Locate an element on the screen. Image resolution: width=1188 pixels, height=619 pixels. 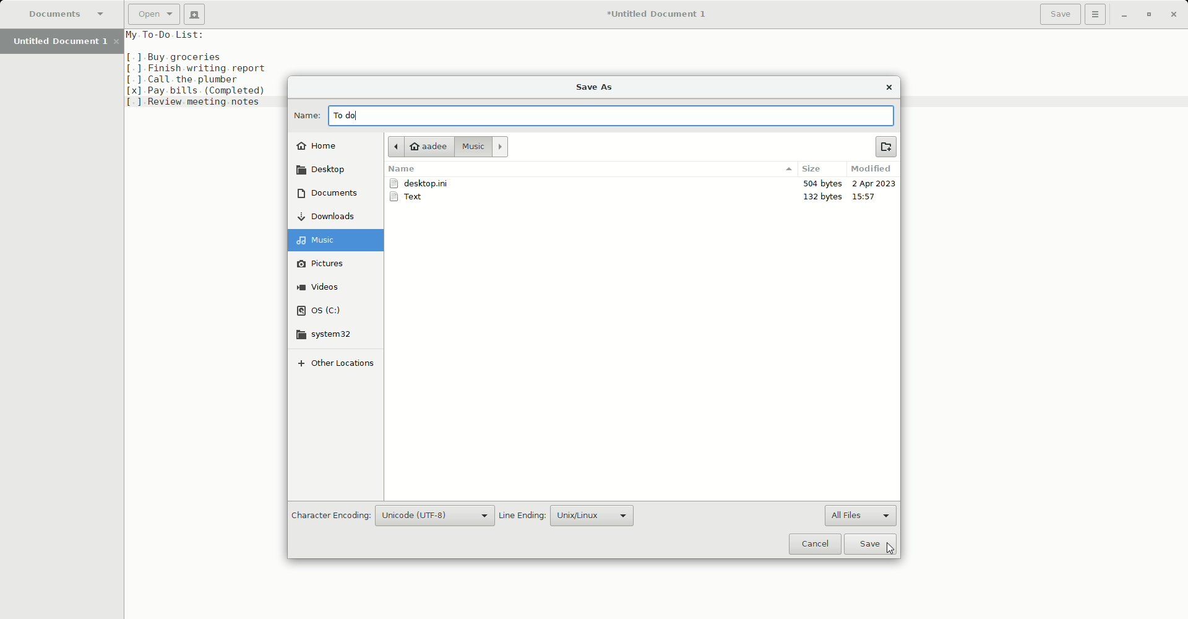
Music is located at coordinates (339, 240).